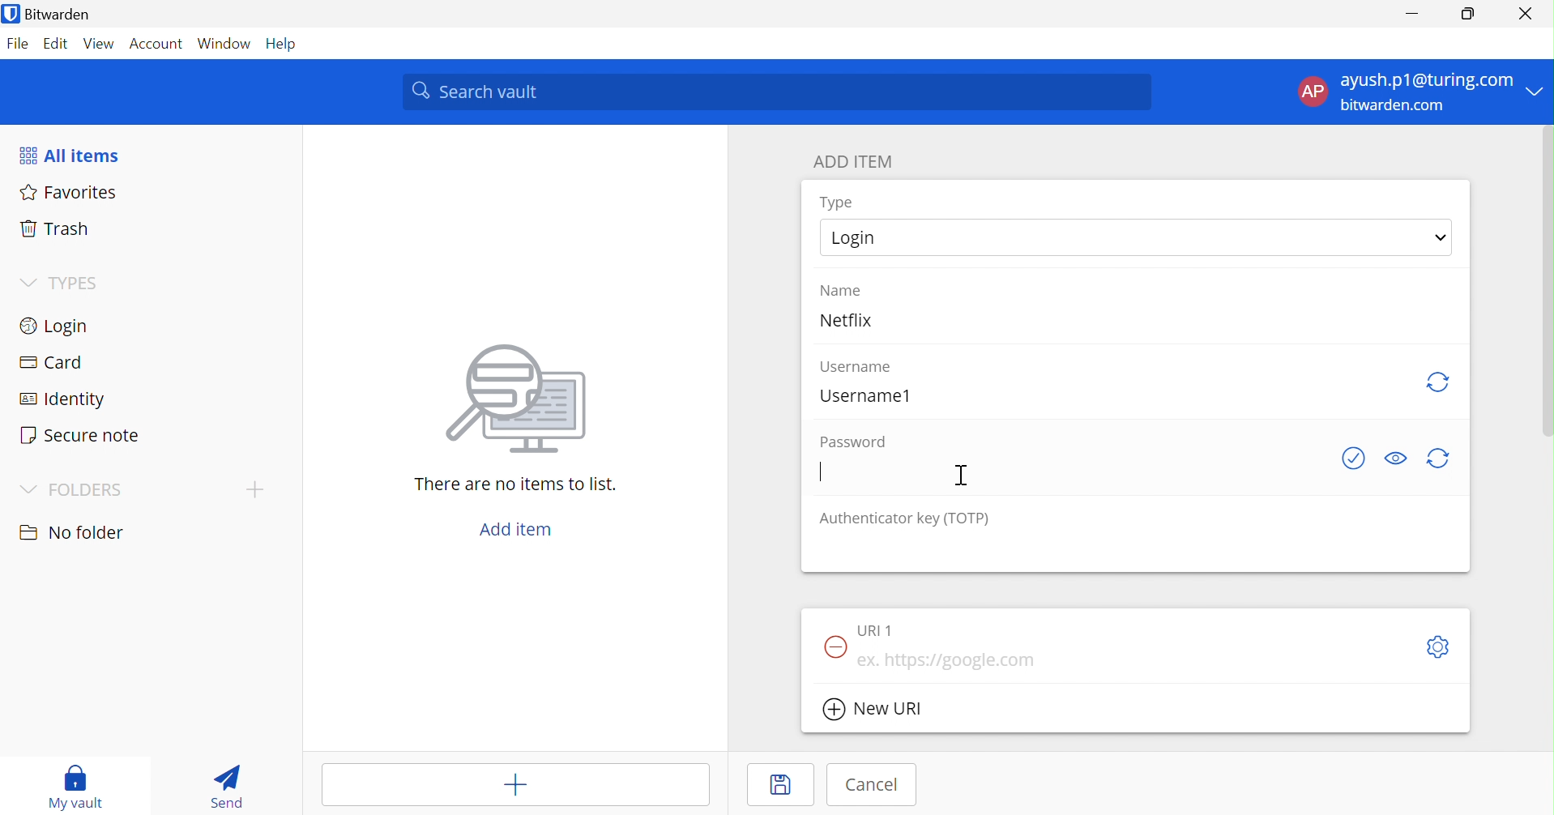  What do you see at coordinates (58, 325) in the screenshot?
I see `Login` at bounding box center [58, 325].